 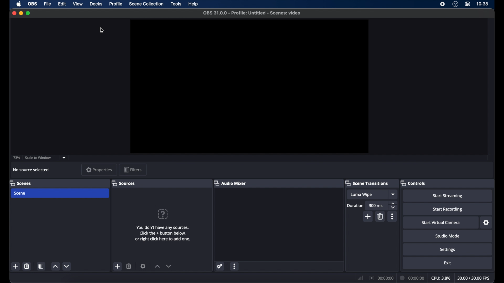 What do you see at coordinates (48, 4) in the screenshot?
I see `file` at bounding box center [48, 4].